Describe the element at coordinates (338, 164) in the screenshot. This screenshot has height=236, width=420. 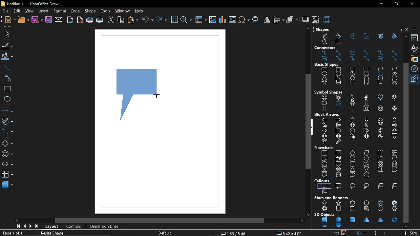
I see `off page connector` at that location.